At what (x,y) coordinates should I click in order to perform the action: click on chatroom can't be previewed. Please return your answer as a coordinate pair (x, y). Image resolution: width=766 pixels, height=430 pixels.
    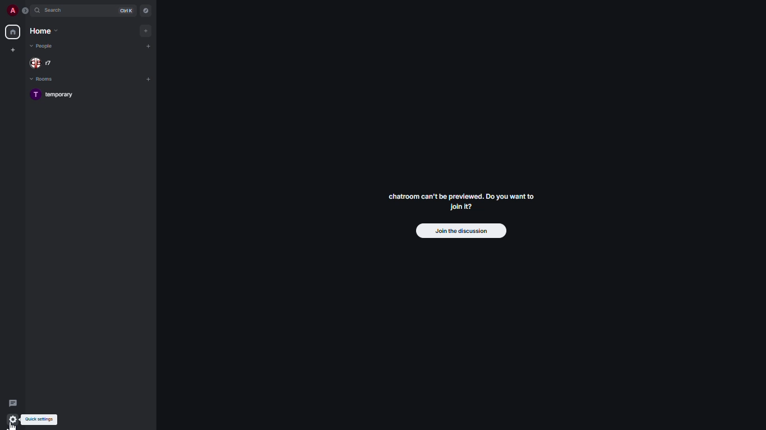
    Looking at the image, I should click on (460, 204).